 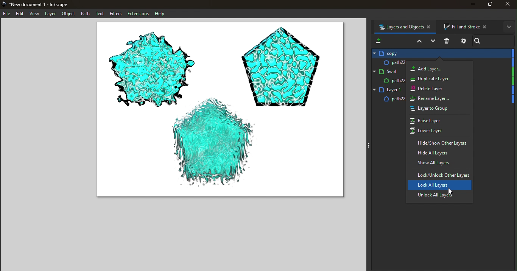 I want to click on cursor, so click(x=450, y=190).